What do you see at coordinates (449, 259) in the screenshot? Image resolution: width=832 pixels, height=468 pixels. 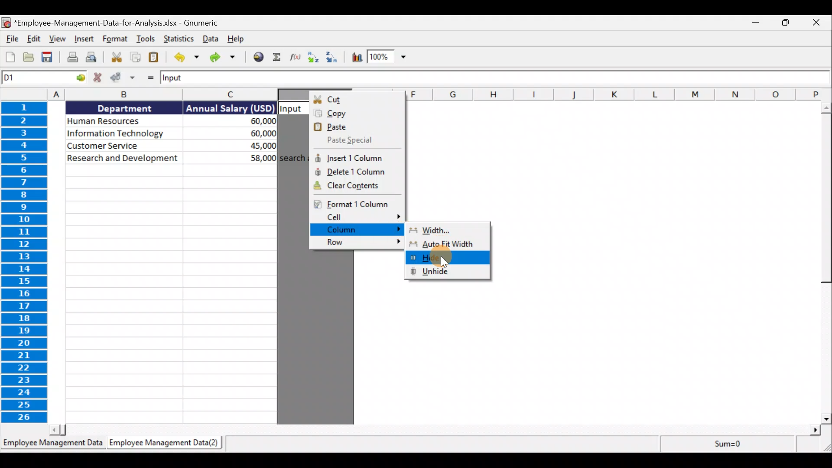 I see `Hide` at bounding box center [449, 259].